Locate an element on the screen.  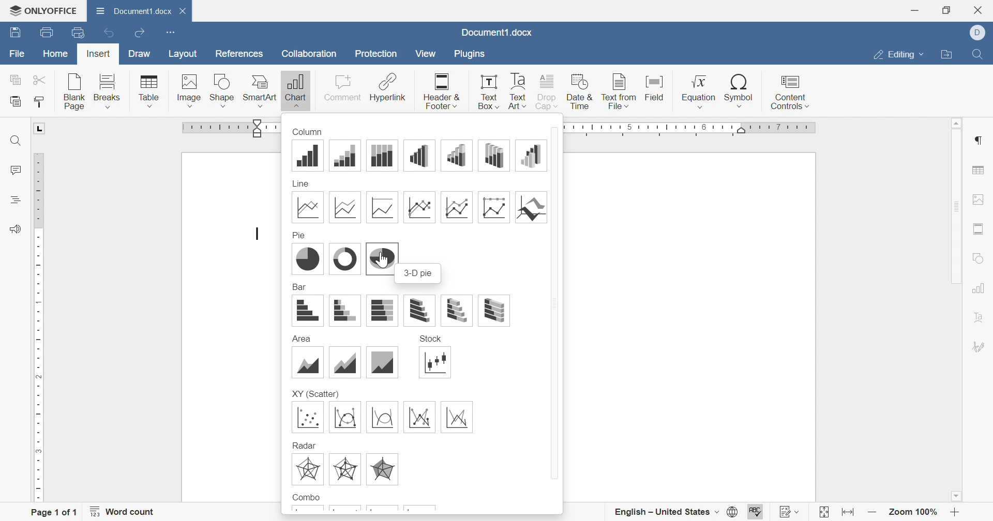
zoom out is located at coordinates (870, 512).